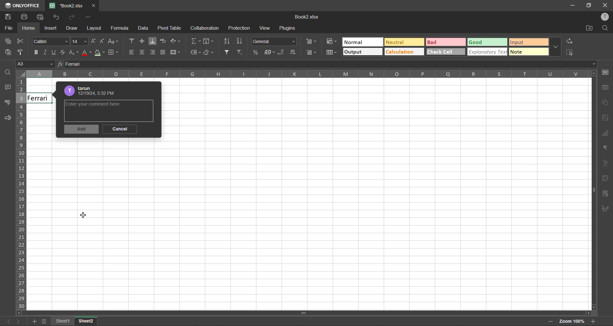 The width and height of the screenshot is (613, 326). I want to click on row numbers, so click(21, 194).